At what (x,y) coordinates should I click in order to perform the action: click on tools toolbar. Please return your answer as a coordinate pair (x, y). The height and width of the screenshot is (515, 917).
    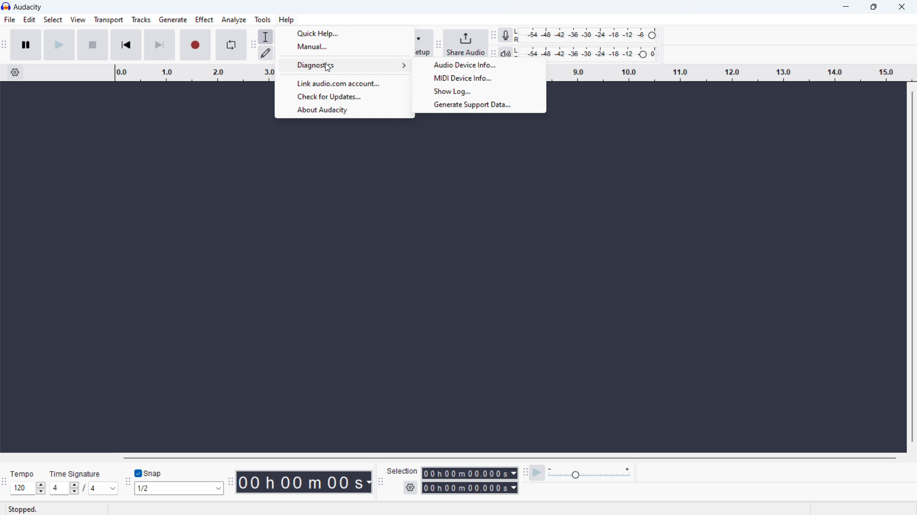
    Looking at the image, I should click on (254, 44).